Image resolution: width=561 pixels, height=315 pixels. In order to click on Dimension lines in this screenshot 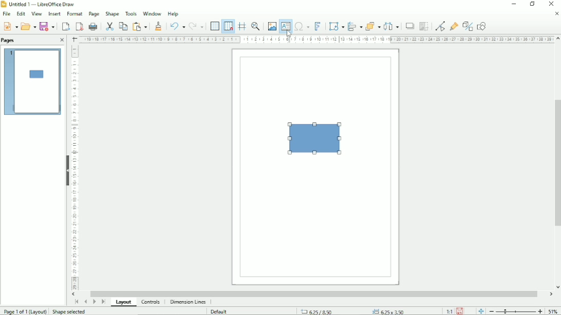, I will do `click(188, 302)`.